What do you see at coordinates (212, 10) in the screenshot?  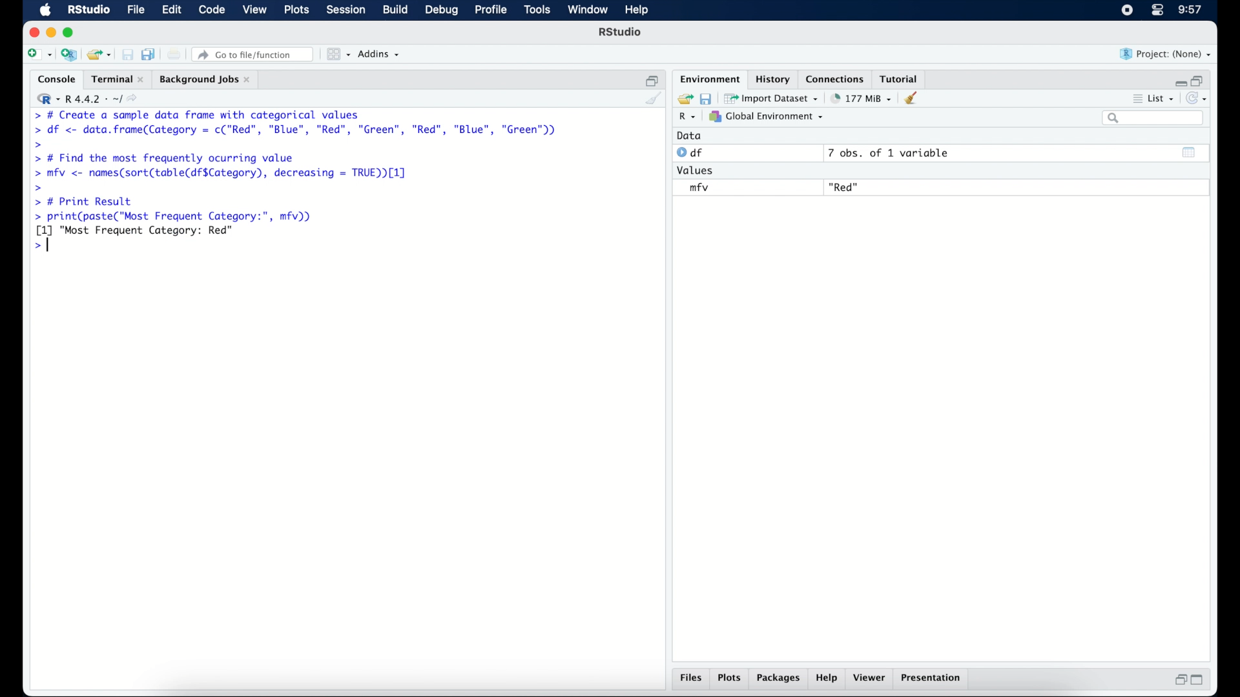 I see `code` at bounding box center [212, 10].